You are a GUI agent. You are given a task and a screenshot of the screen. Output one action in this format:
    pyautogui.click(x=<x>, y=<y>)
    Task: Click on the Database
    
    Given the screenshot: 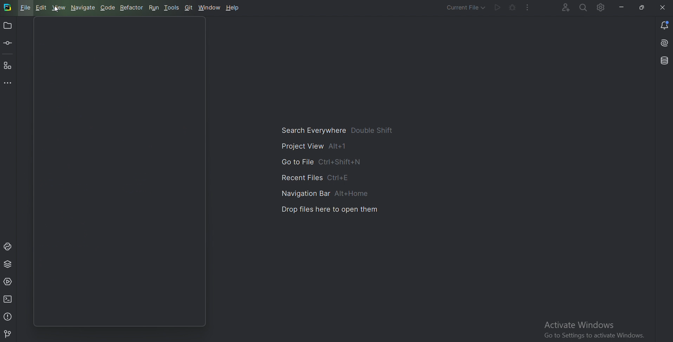 What is the action you would take?
    pyautogui.click(x=664, y=61)
    